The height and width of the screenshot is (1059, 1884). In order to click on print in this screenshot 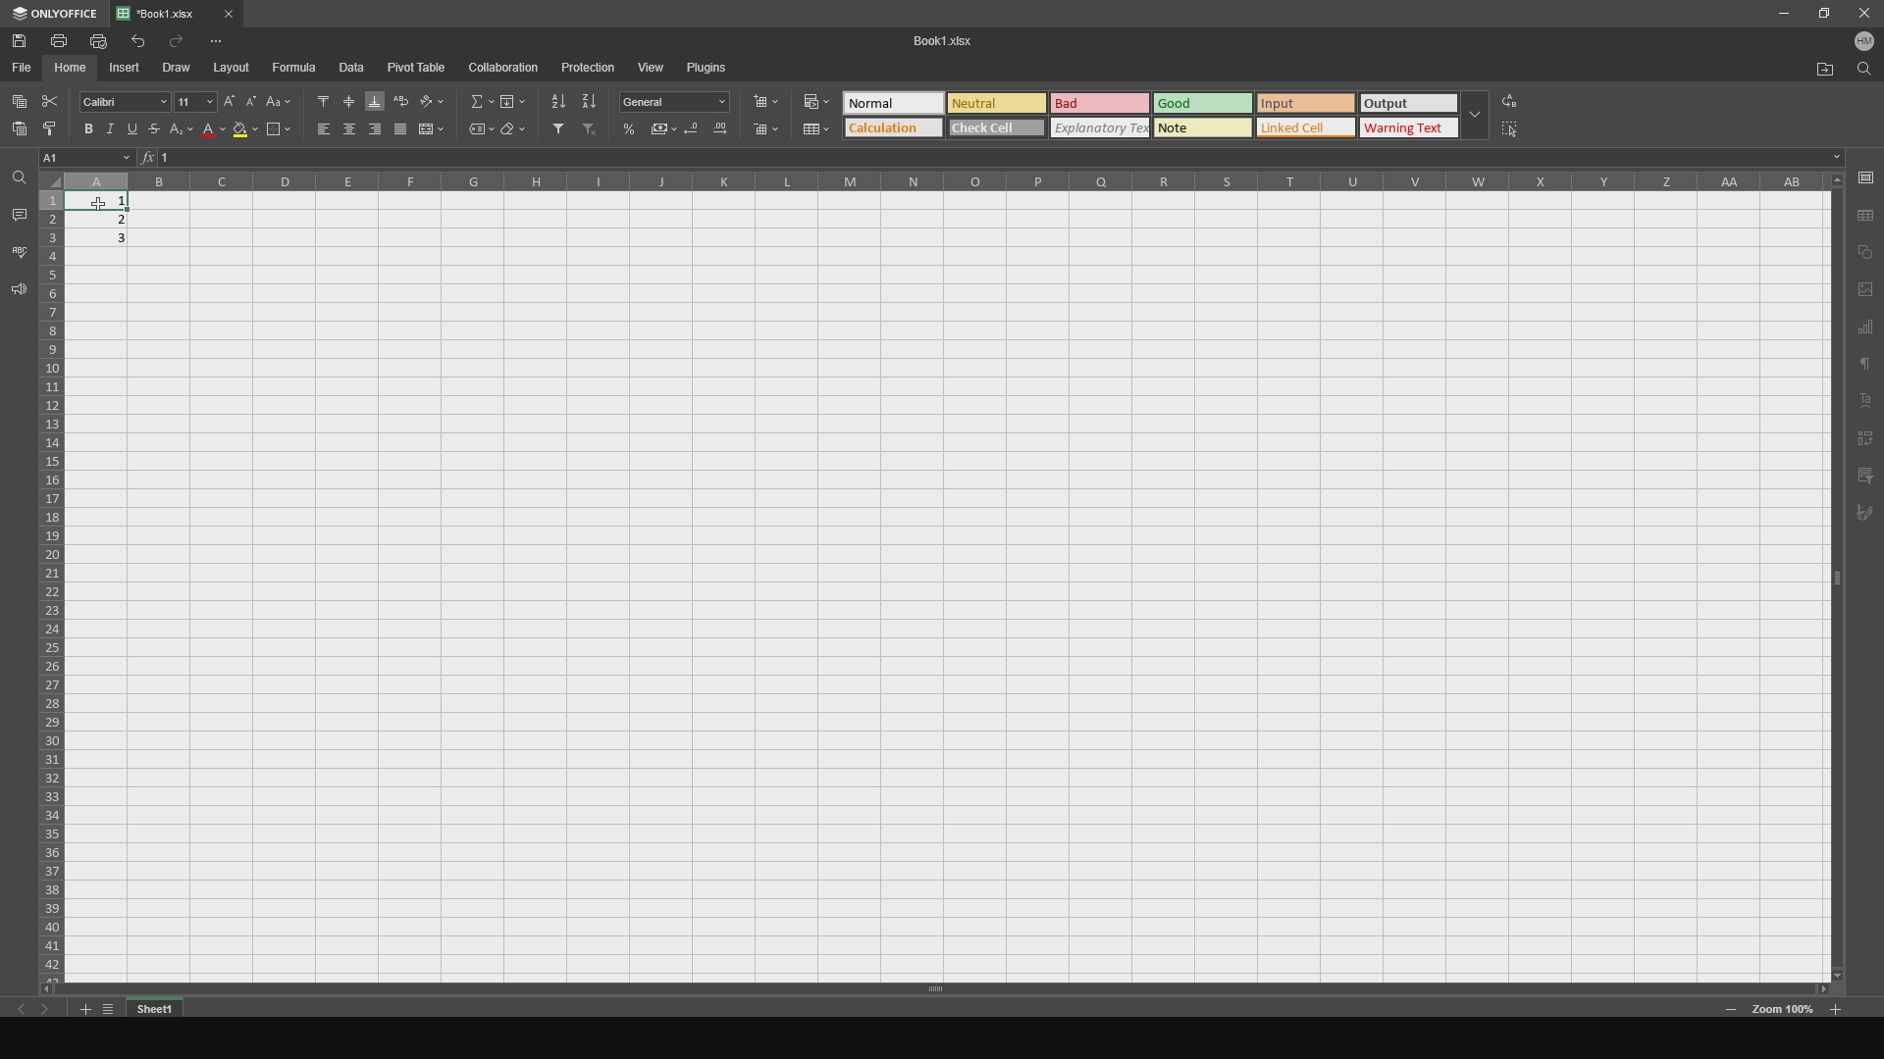, I will do `click(64, 41)`.